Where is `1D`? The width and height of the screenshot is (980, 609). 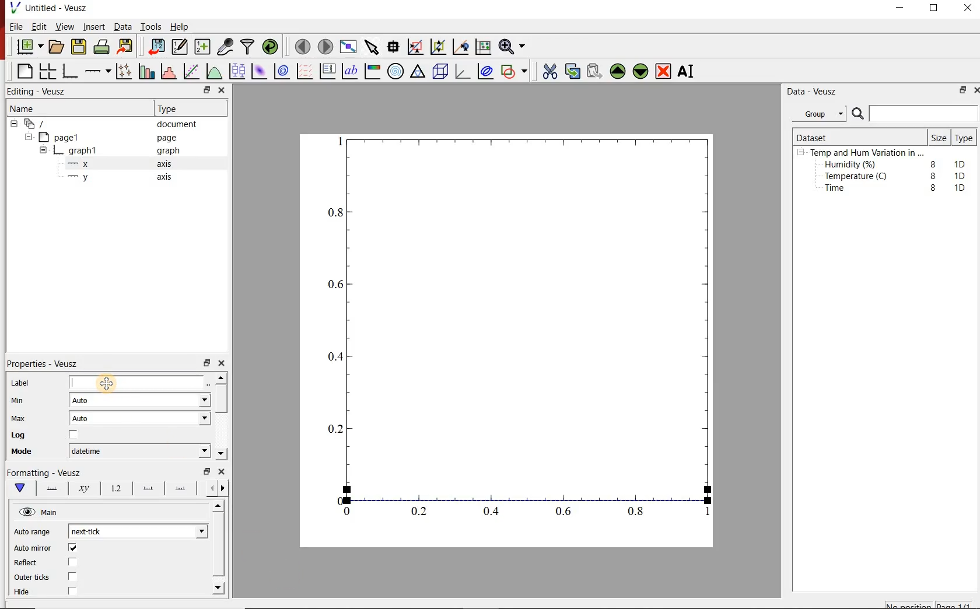
1D is located at coordinates (963, 163).